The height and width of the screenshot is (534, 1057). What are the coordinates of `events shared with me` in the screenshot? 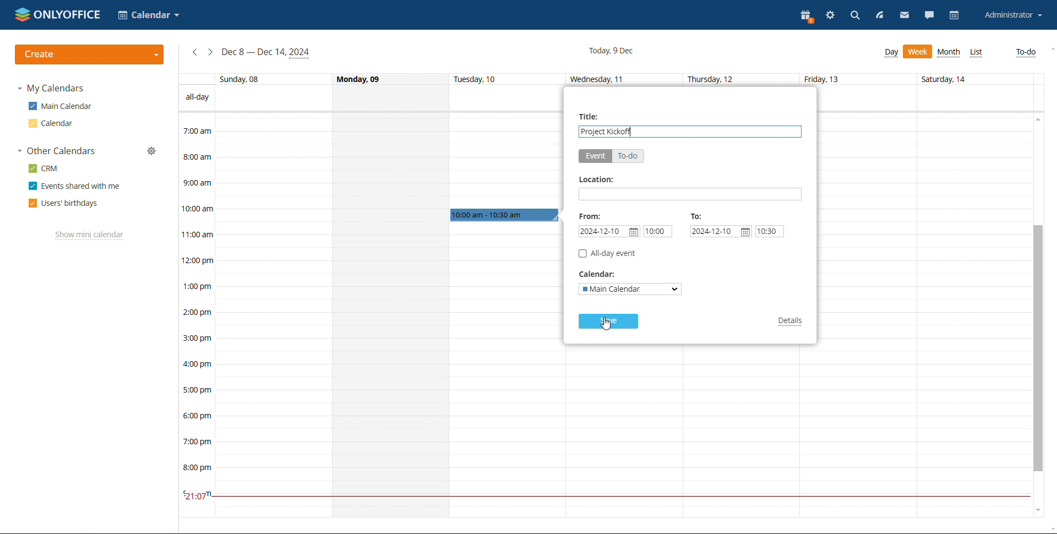 It's located at (75, 186).